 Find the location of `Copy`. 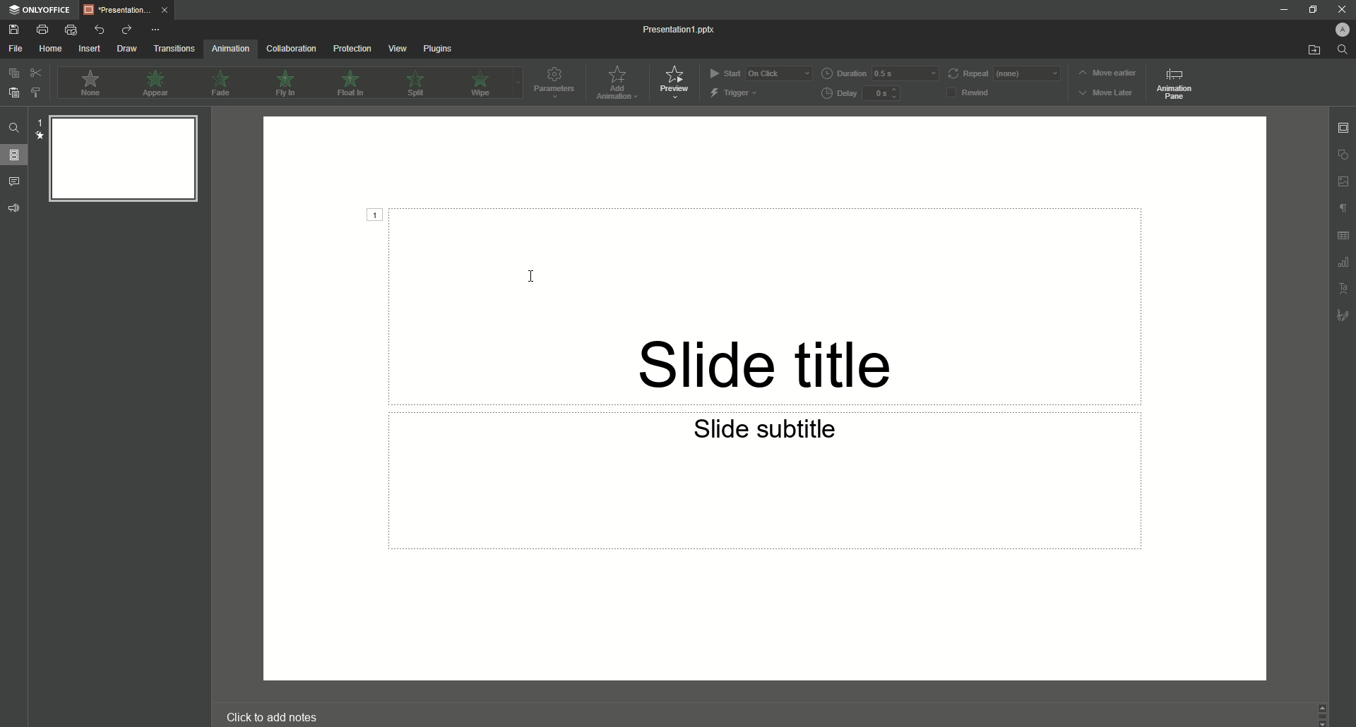

Copy is located at coordinates (13, 74).